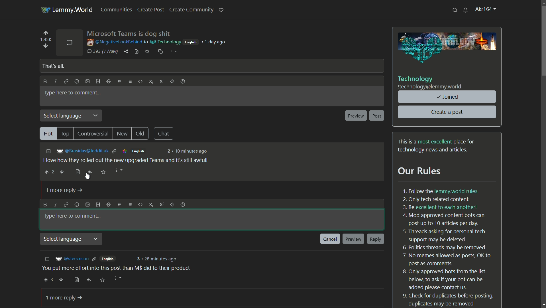 This screenshot has width=546, height=308. What do you see at coordinates (73, 93) in the screenshot?
I see `type here to comment` at bounding box center [73, 93].